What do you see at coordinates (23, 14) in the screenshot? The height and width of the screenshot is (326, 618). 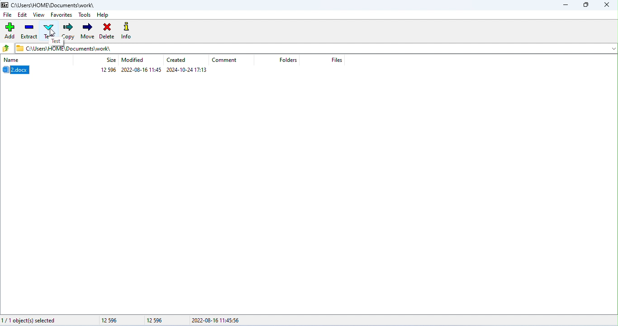 I see `edit` at bounding box center [23, 14].